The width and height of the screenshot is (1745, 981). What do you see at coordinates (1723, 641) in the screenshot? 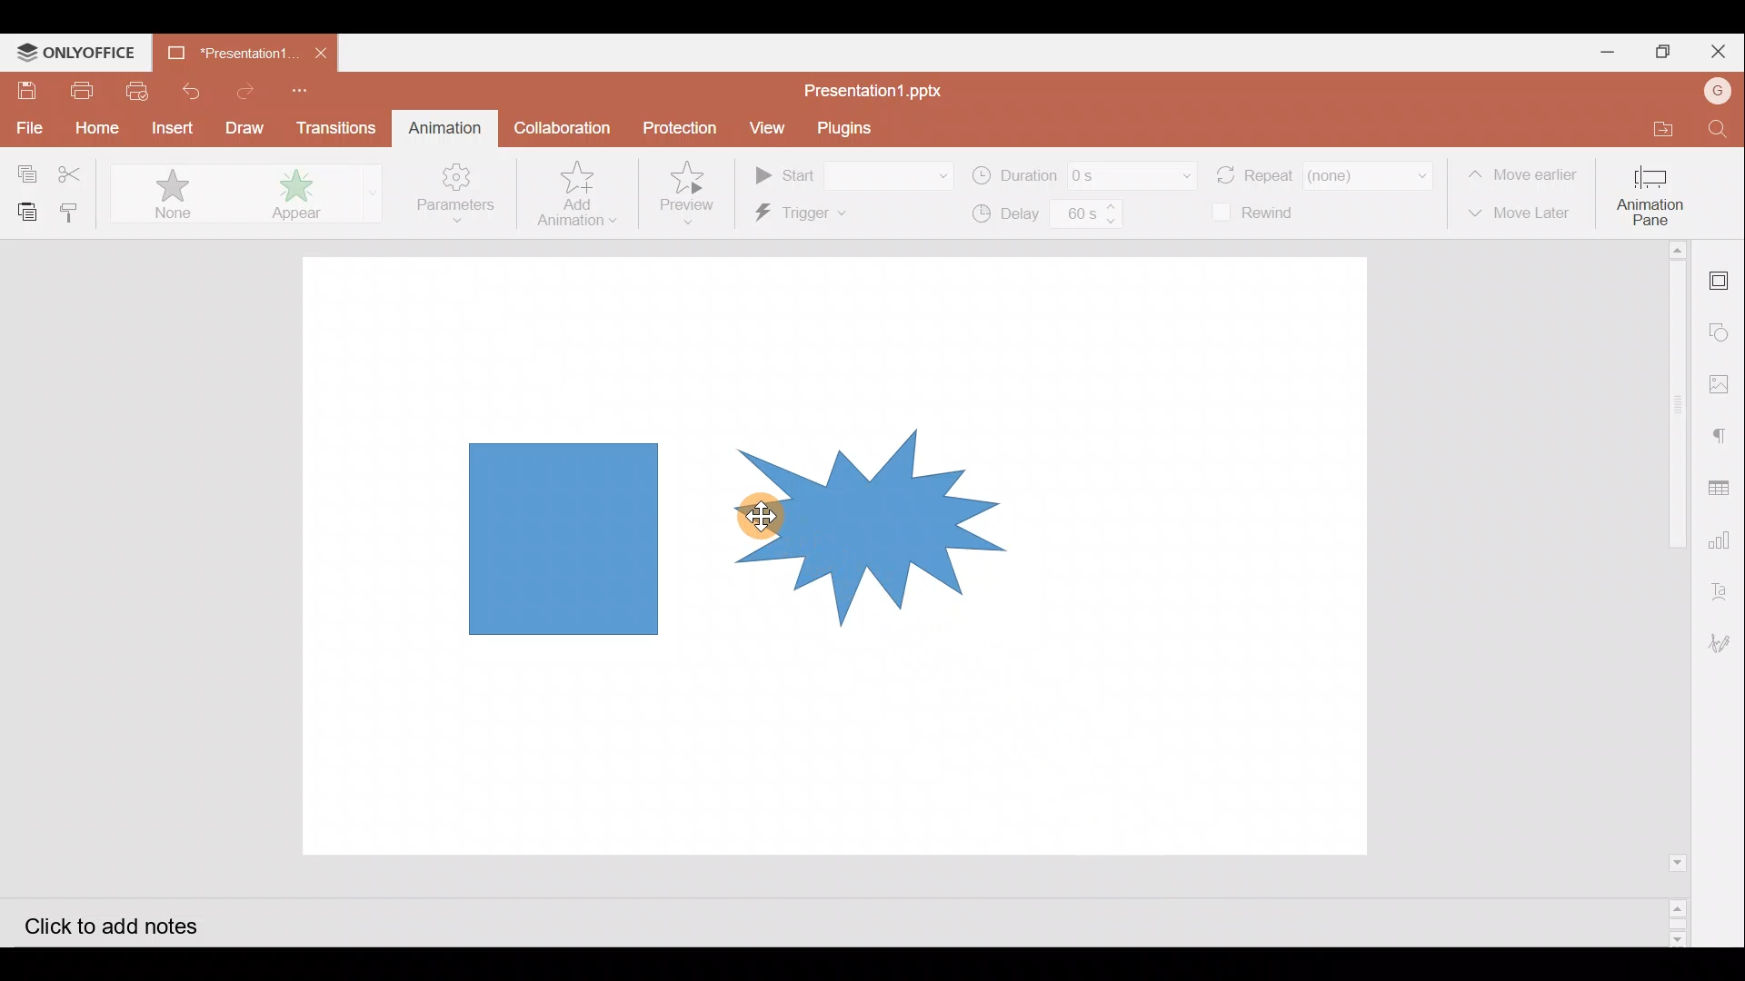
I see `Signature settings` at bounding box center [1723, 641].